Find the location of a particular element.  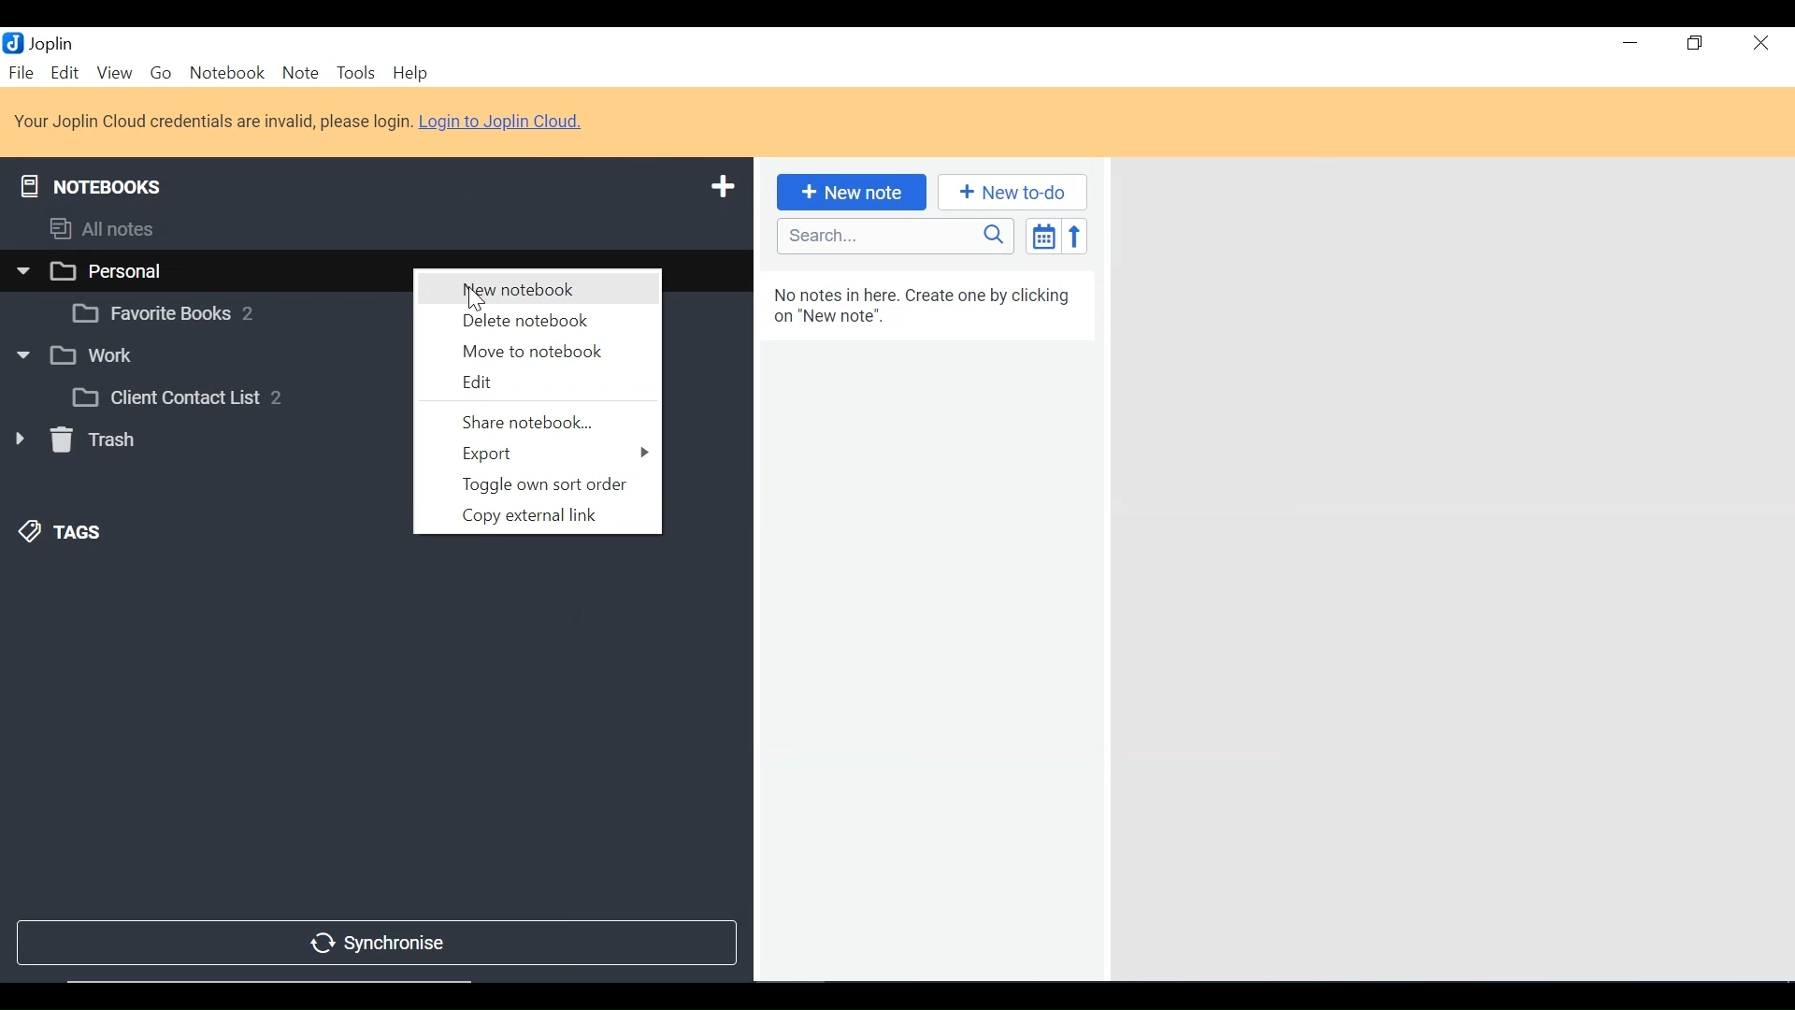

Trash is located at coordinates (73, 440).